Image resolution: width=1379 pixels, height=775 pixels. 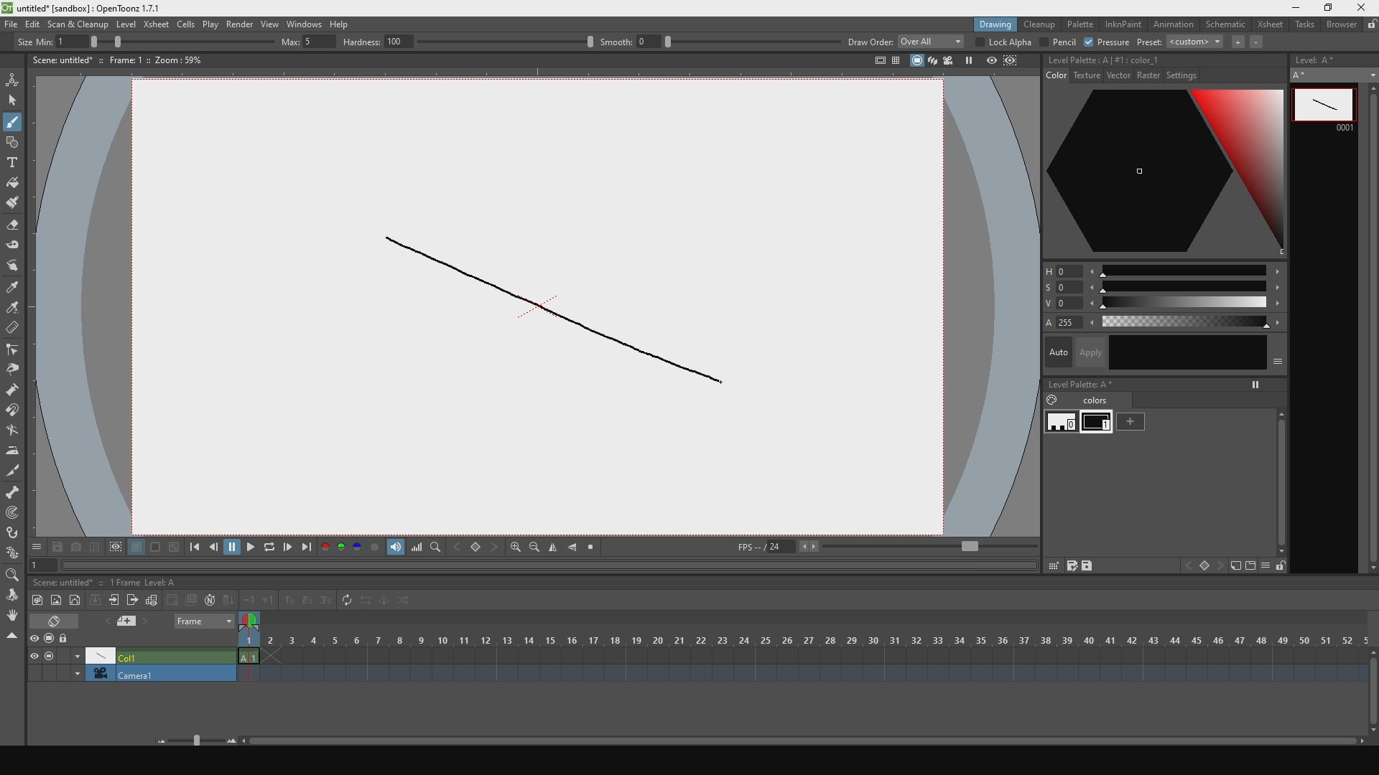 What do you see at coordinates (477, 548) in the screenshot?
I see `backward and forward` at bounding box center [477, 548].